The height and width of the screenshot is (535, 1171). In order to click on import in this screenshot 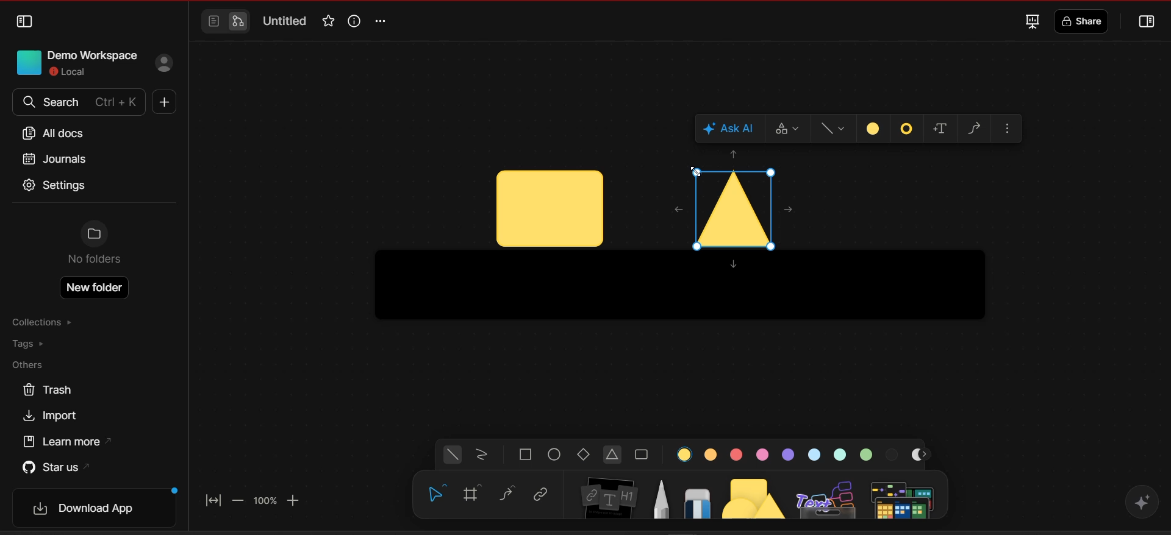, I will do `click(55, 416)`.